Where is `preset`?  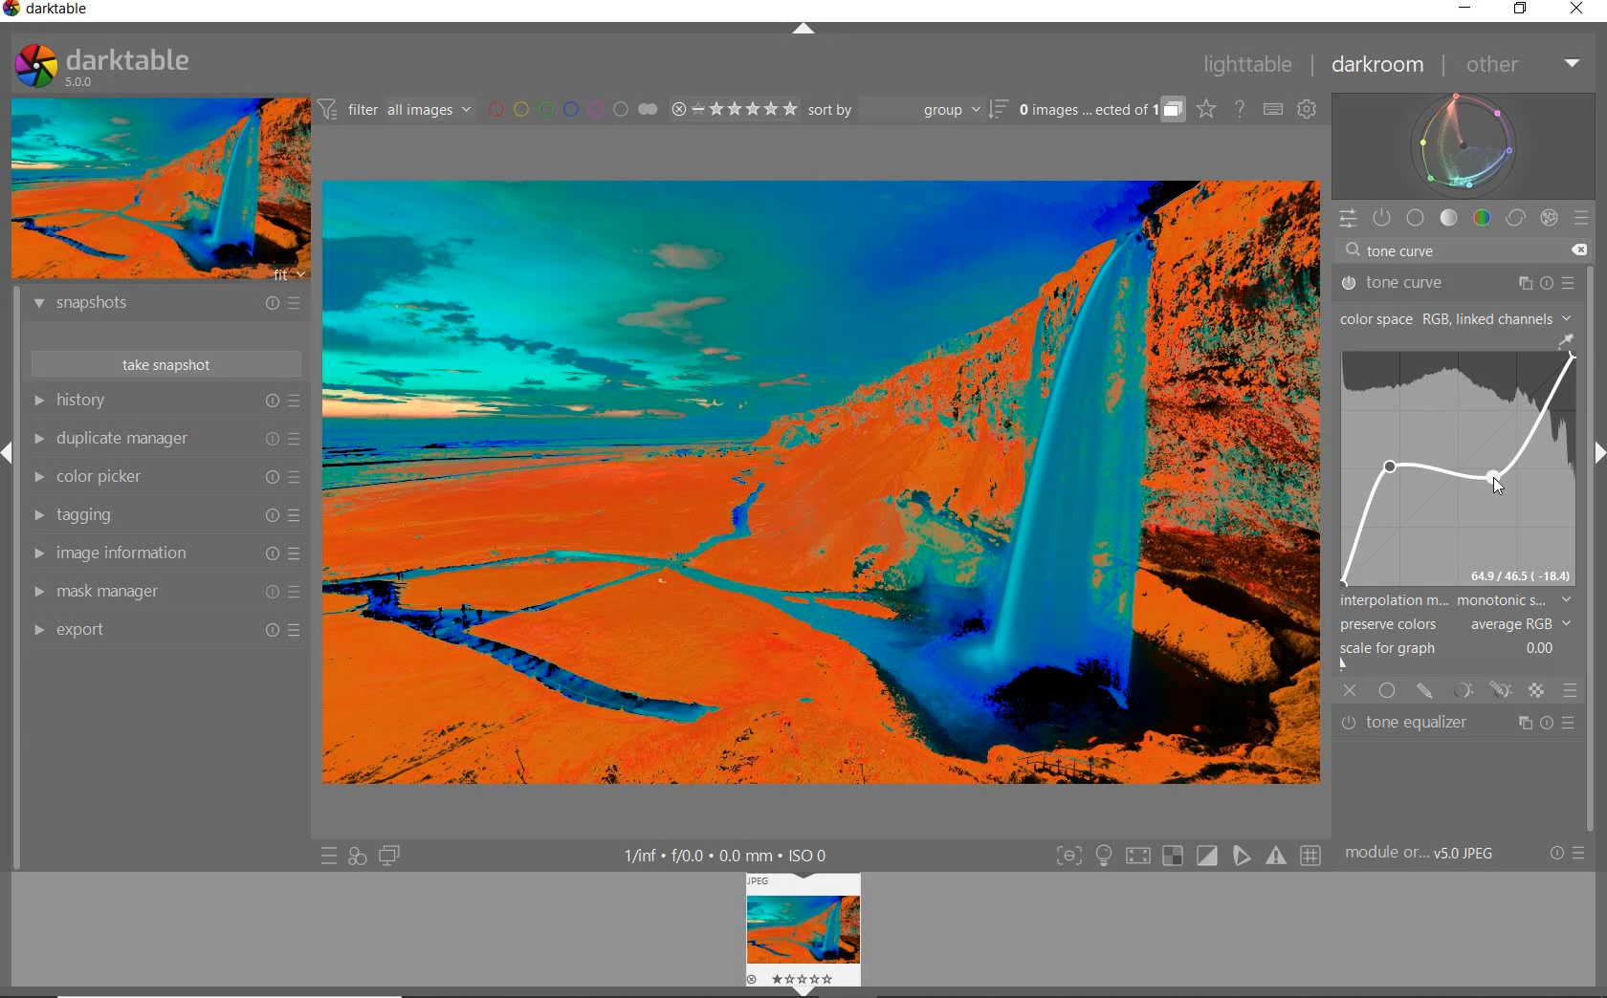 preset is located at coordinates (1583, 215).